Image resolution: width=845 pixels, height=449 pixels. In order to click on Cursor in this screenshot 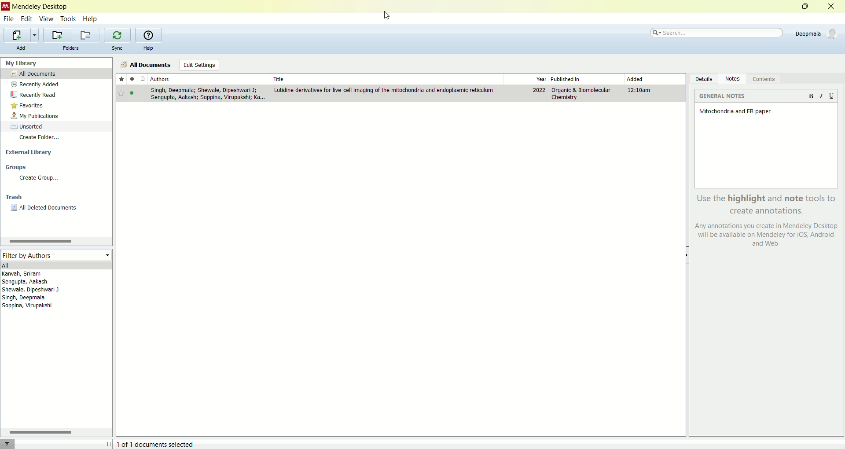, I will do `click(392, 15)`.